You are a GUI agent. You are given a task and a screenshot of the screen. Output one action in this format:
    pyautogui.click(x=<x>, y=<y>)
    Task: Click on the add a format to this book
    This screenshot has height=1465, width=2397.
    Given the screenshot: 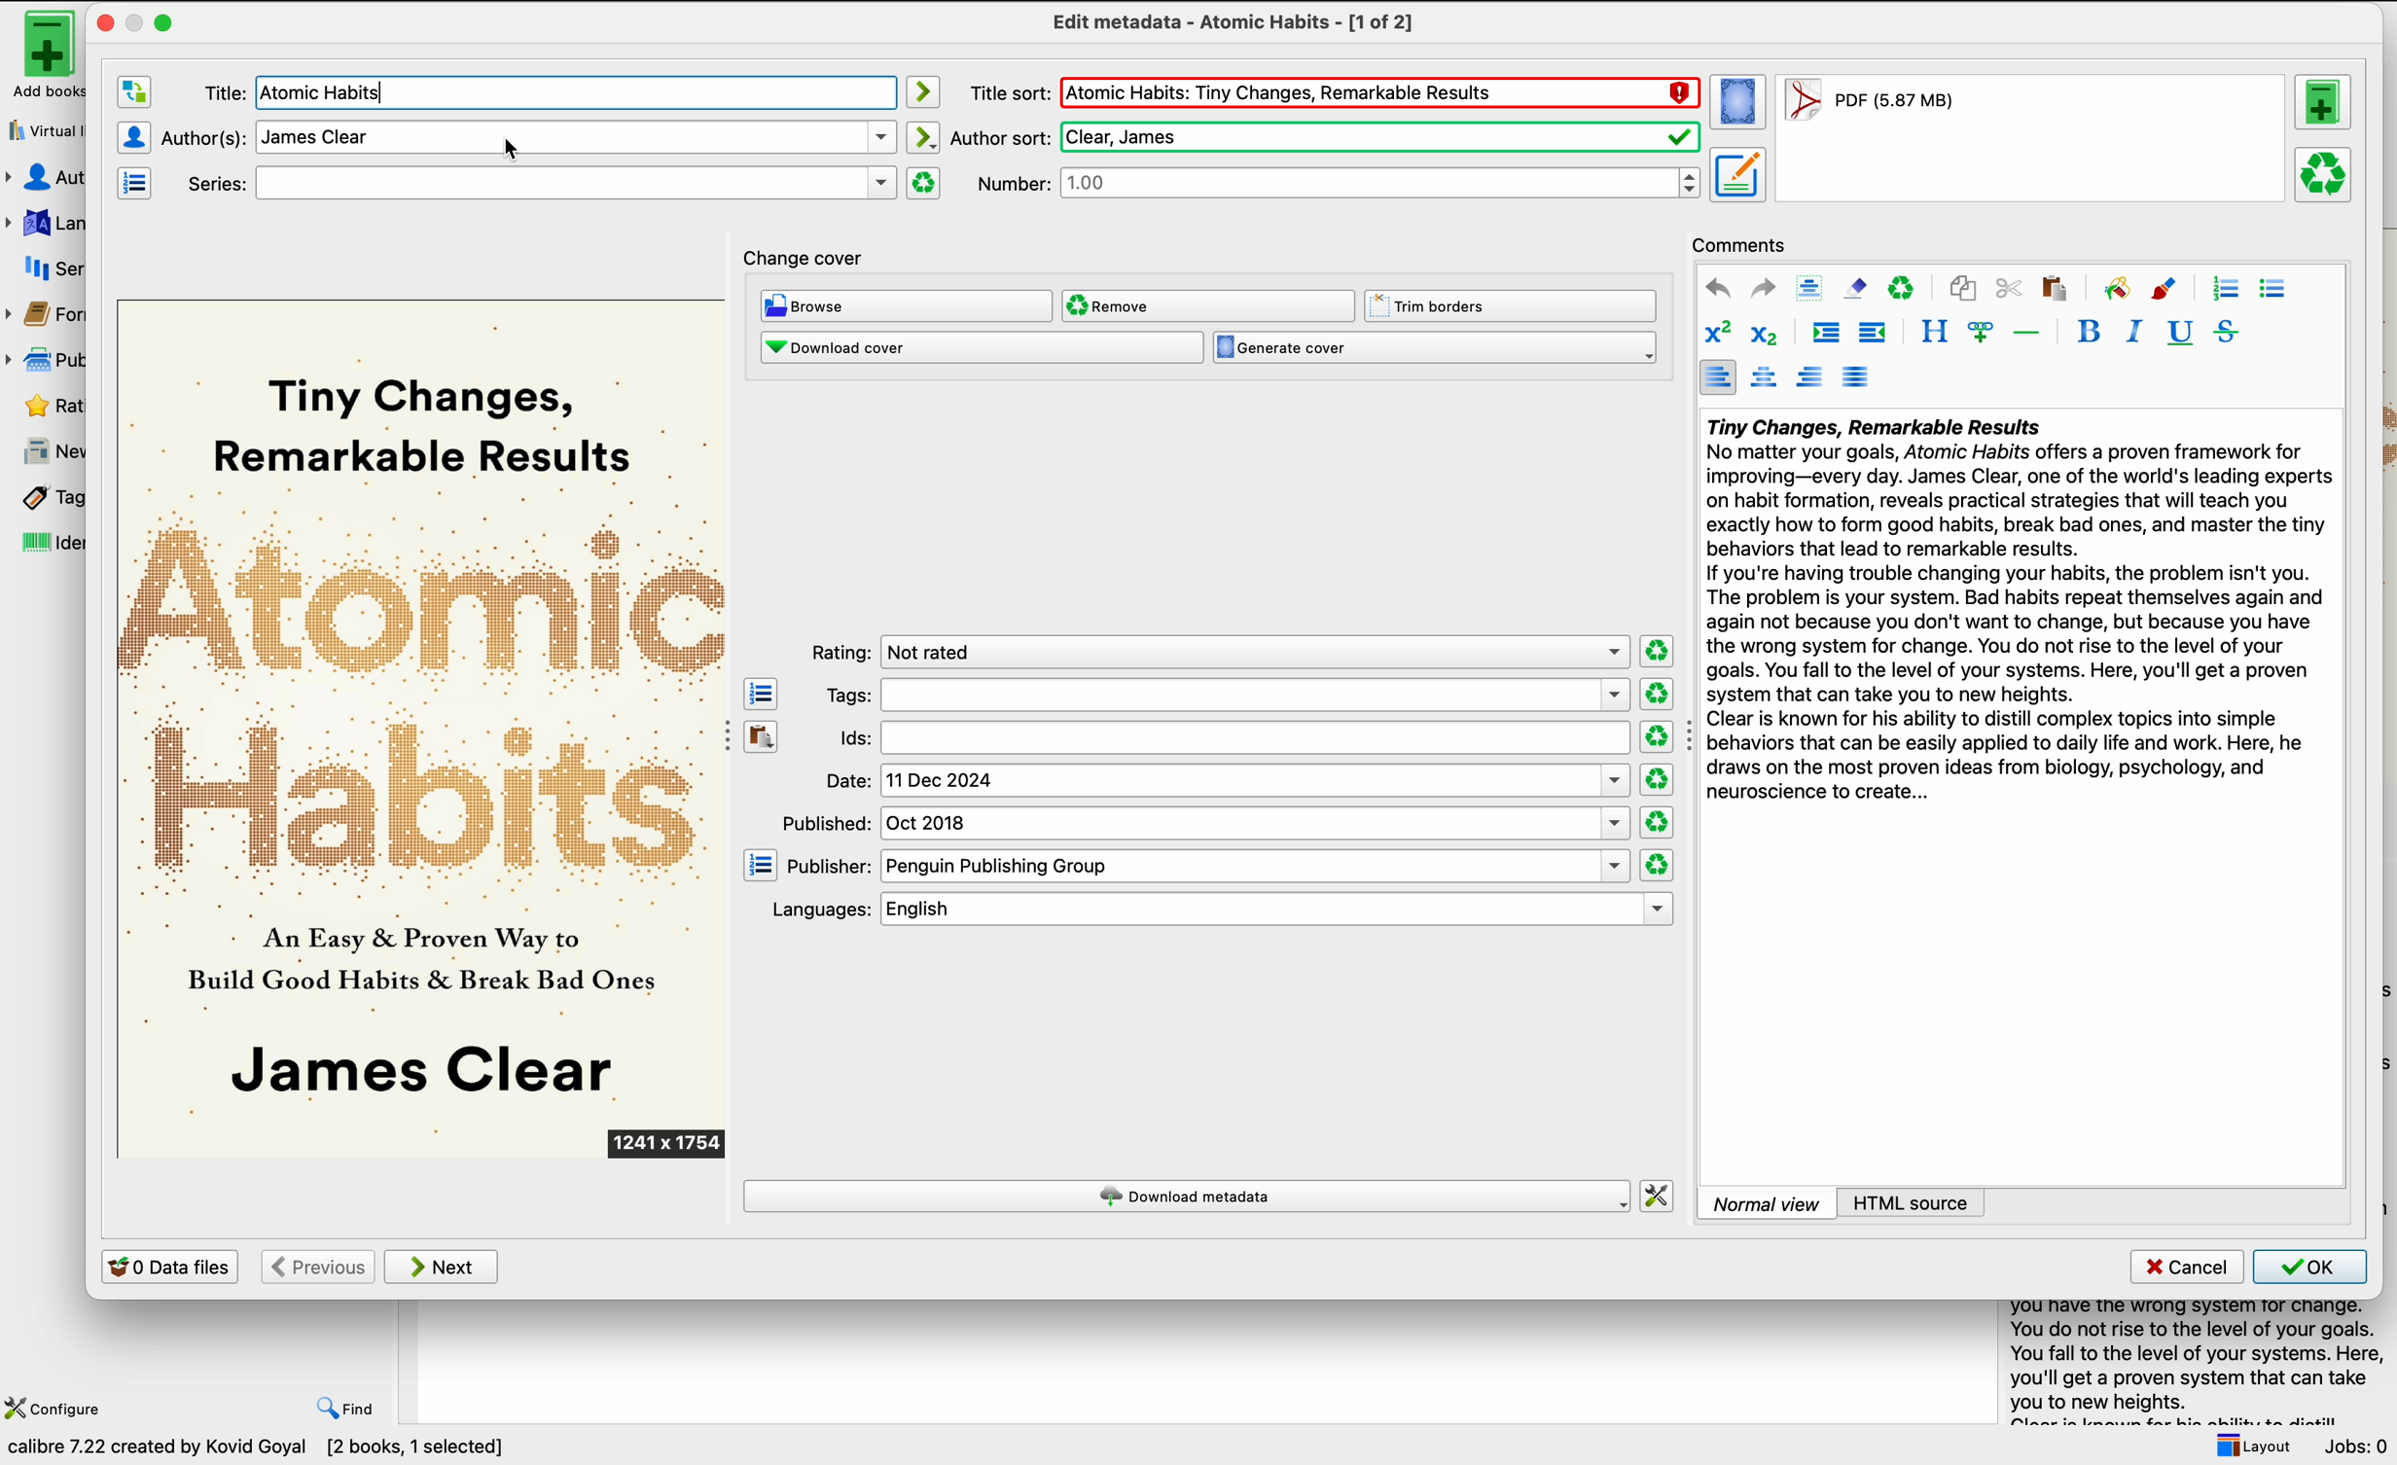 What is the action you would take?
    pyautogui.click(x=2326, y=106)
    